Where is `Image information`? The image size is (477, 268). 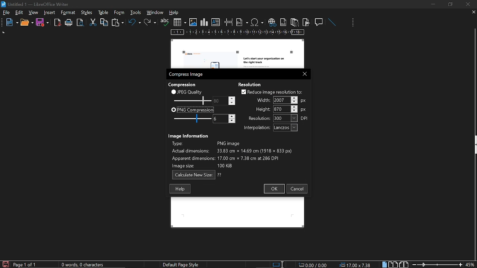 Image information is located at coordinates (189, 135).